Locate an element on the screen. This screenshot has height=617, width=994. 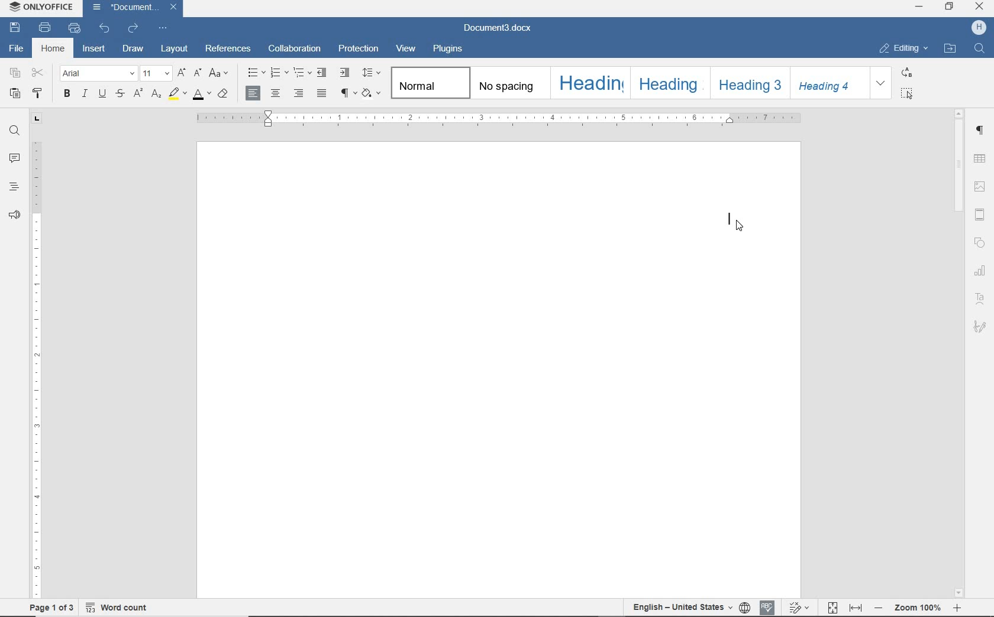
DOCUMENT3.docx is located at coordinates (499, 28).